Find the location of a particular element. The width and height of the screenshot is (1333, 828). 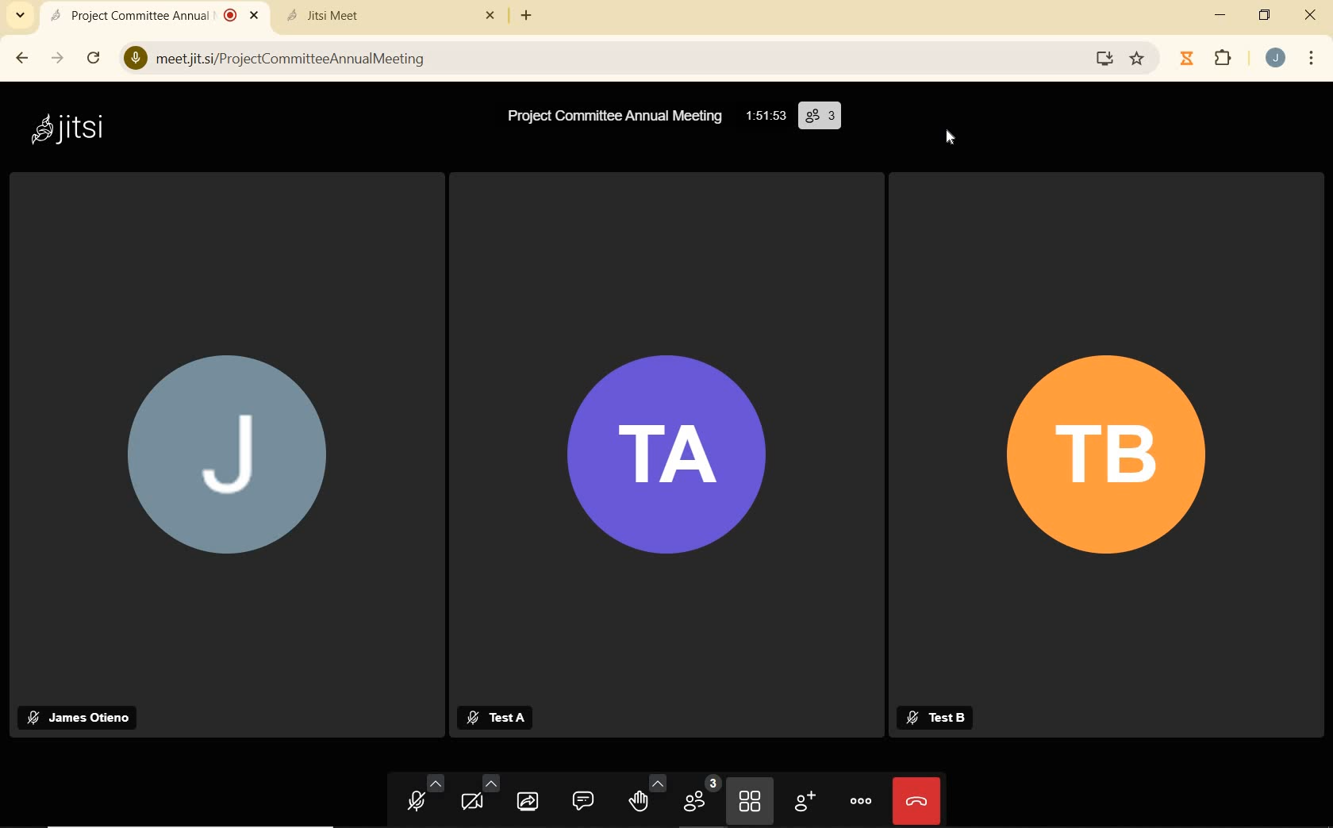

timer is located at coordinates (764, 116).